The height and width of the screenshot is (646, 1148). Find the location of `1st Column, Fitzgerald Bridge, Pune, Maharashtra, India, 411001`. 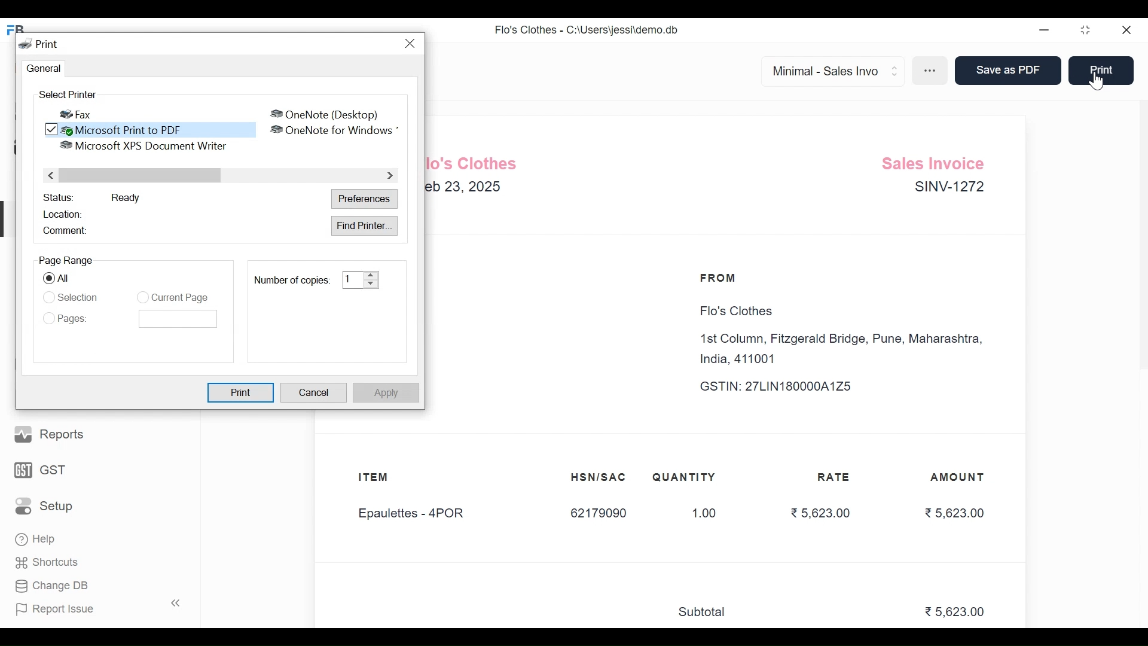

1st Column, Fitzgerald Bridge, Pune, Maharashtra, India, 411001 is located at coordinates (845, 349).